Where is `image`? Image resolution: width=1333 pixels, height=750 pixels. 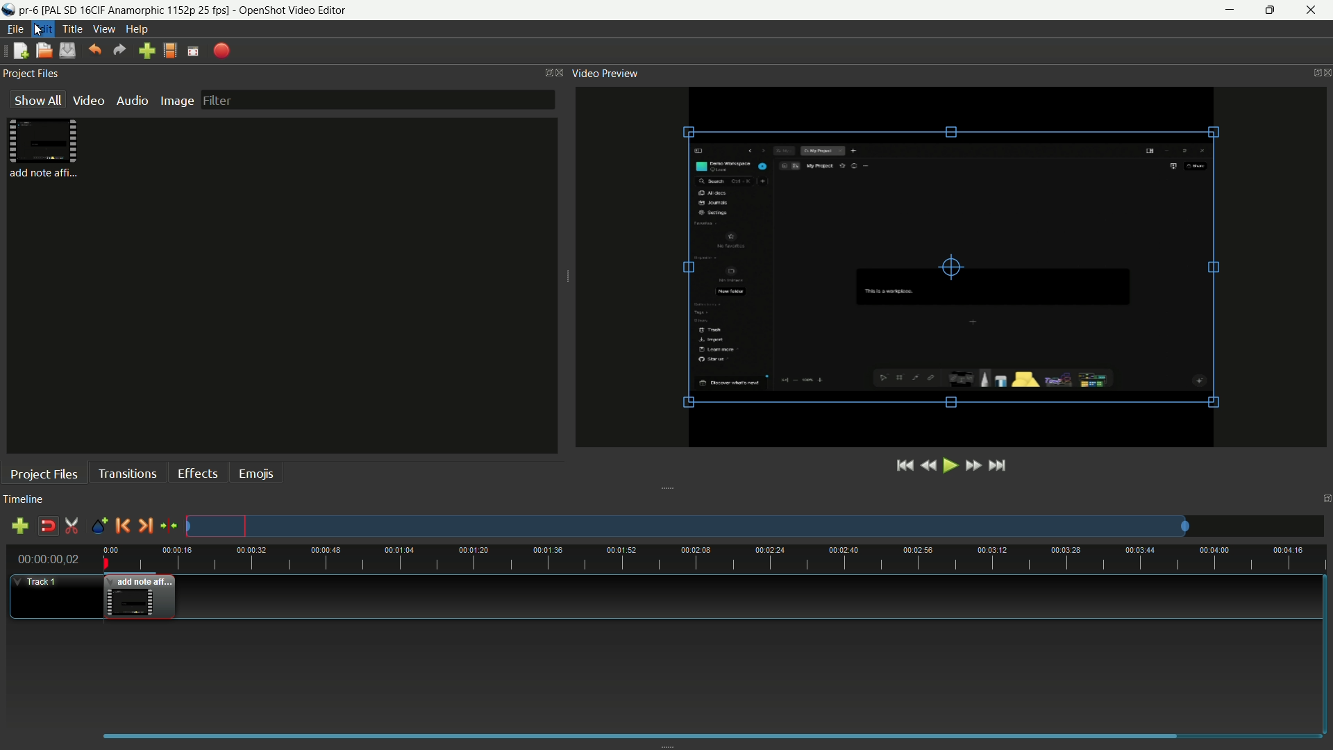
image is located at coordinates (177, 101).